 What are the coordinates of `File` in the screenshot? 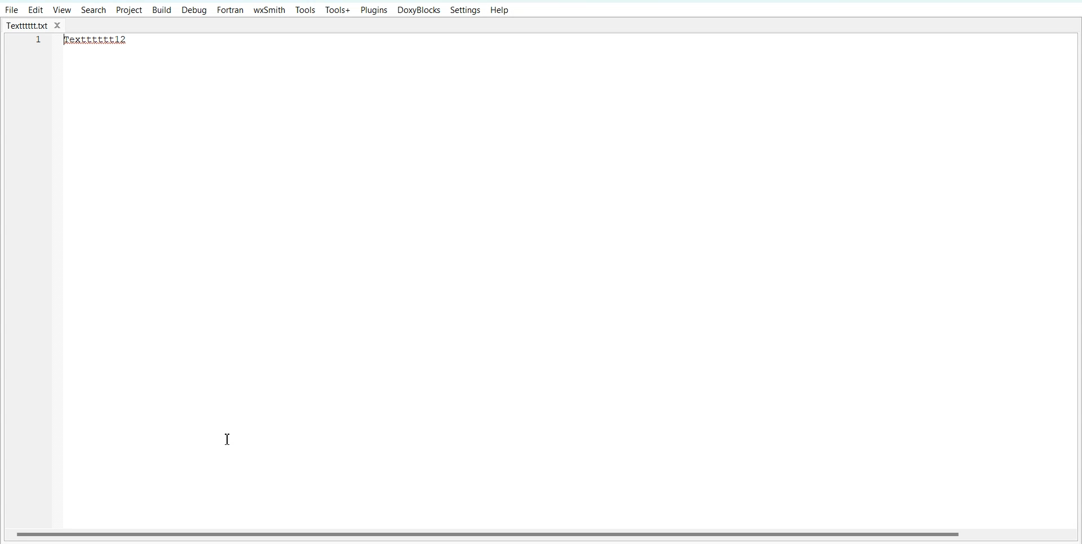 It's located at (11, 10).